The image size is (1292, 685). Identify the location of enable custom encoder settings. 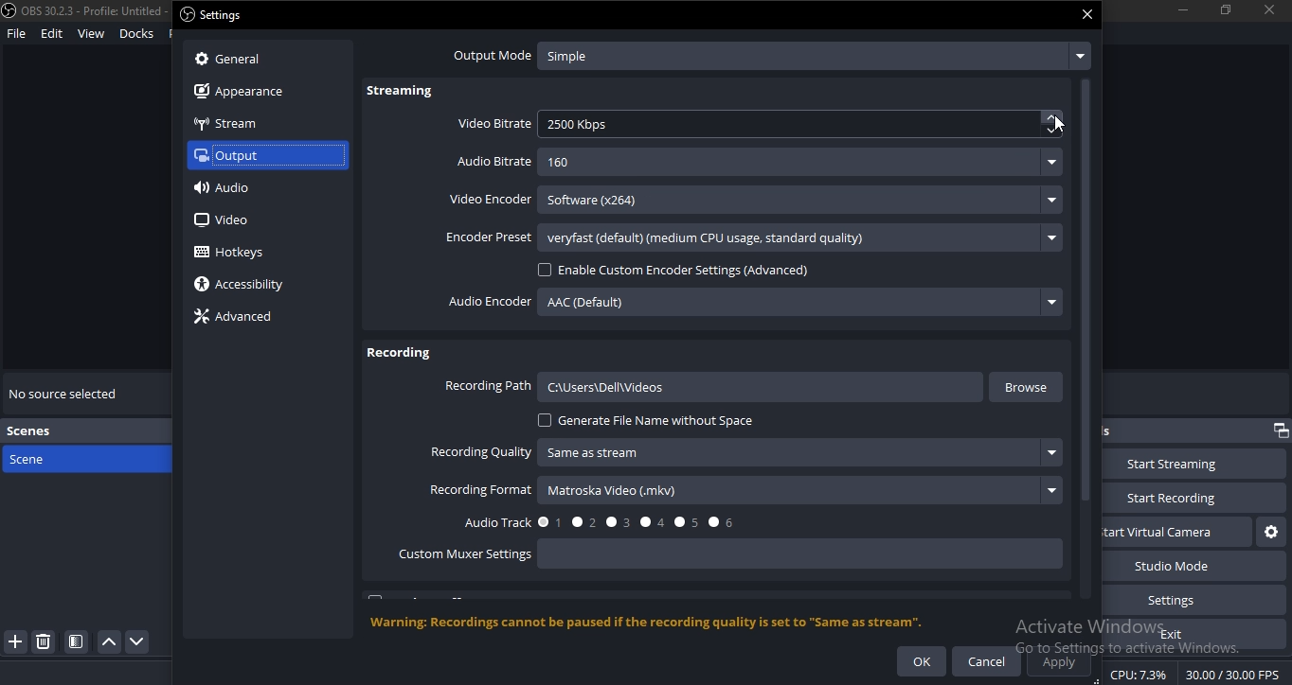
(680, 270).